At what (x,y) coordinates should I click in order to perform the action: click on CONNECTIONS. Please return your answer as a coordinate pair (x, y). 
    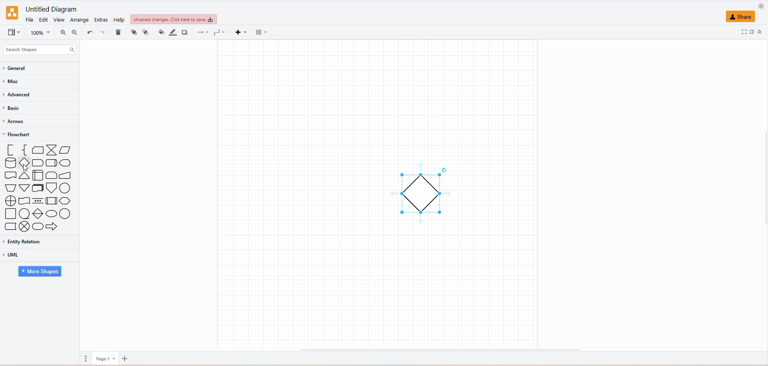
    Looking at the image, I should click on (202, 32).